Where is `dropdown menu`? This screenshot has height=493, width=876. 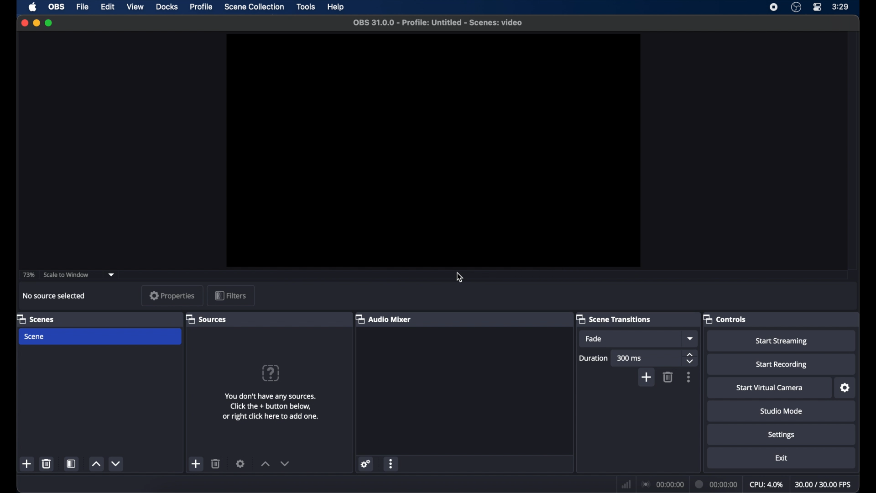
dropdown menu is located at coordinates (690, 338).